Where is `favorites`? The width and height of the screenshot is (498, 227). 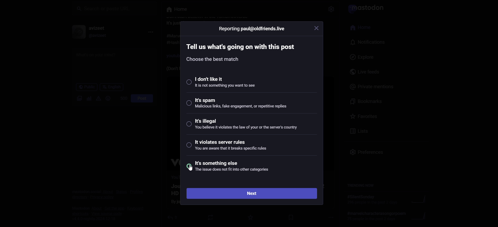 favorites is located at coordinates (363, 116).